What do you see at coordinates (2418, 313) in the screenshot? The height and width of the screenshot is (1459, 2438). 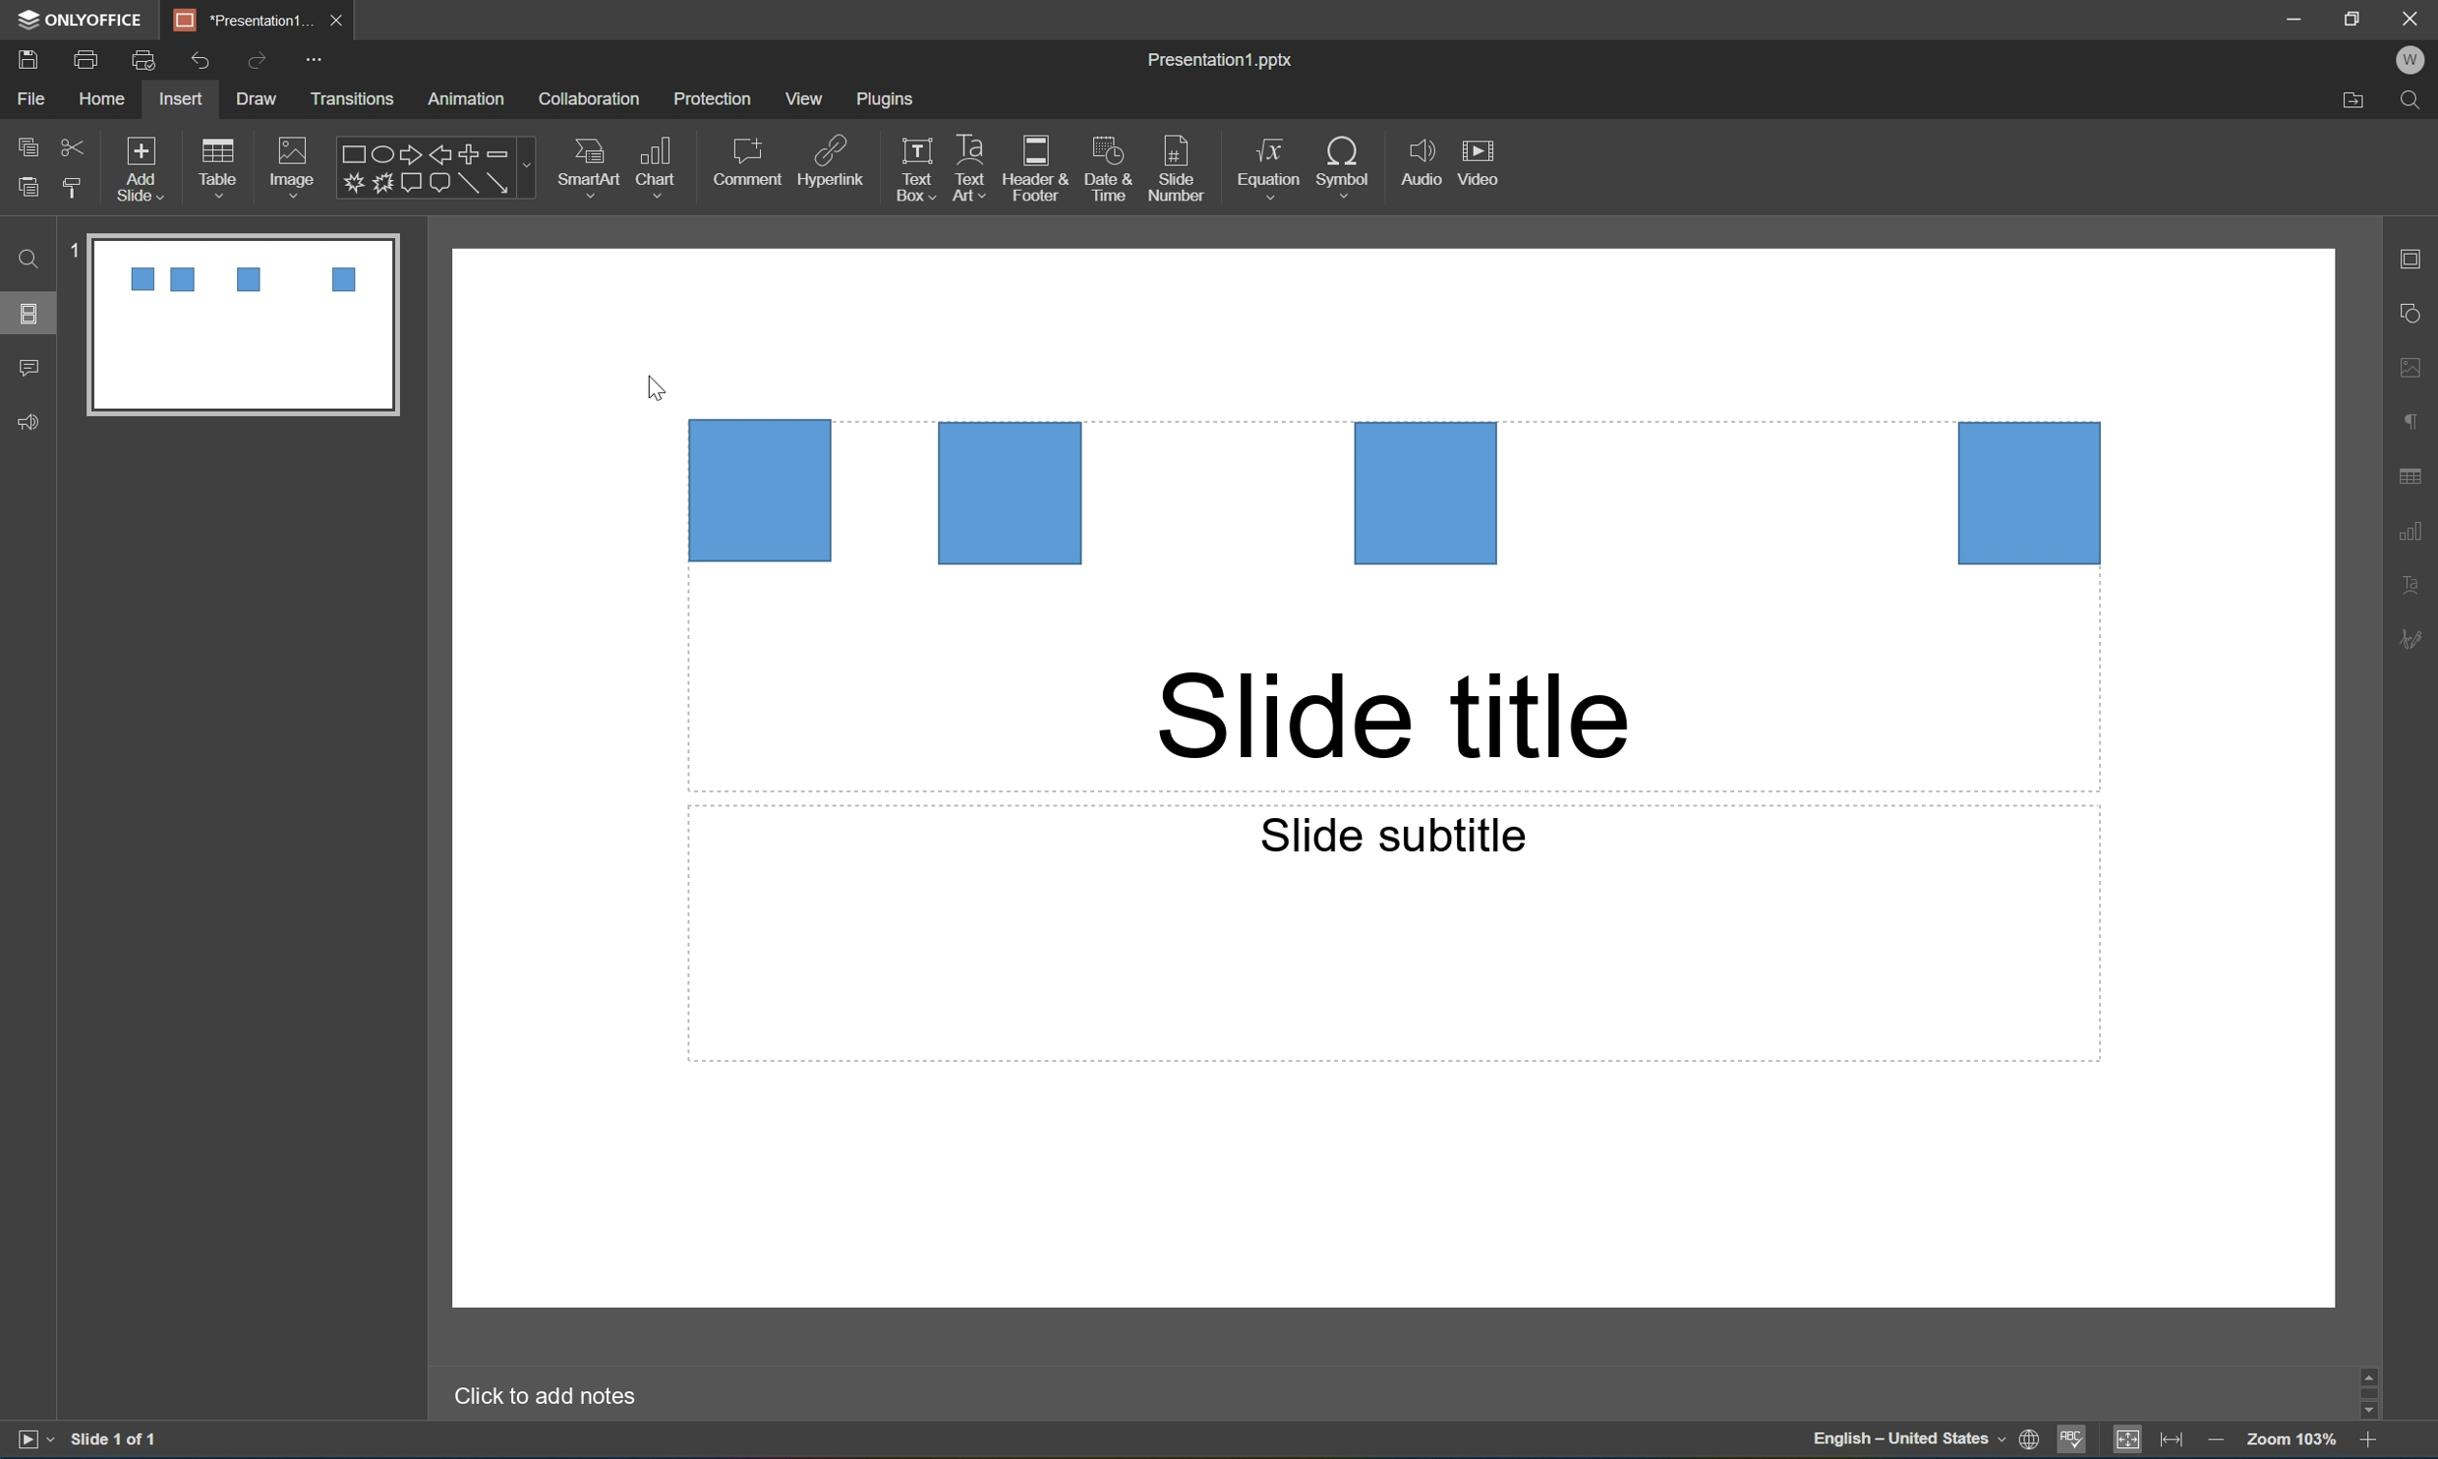 I see `shape settings` at bounding box center [2418, 313].